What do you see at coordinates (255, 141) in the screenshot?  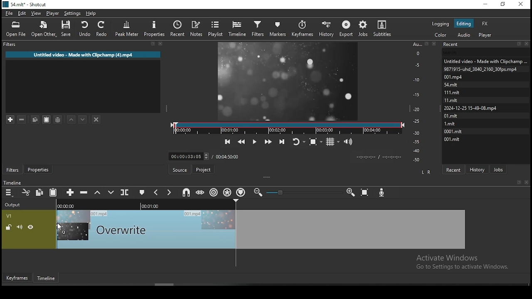 I see `play/pause` at bounding box center [255, 141].